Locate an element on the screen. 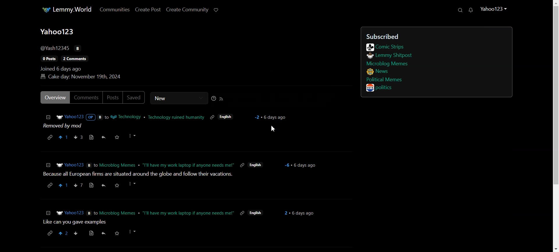 The width and height of the screenshot is (559, 252). downvote is located at coordinates (79, 186).